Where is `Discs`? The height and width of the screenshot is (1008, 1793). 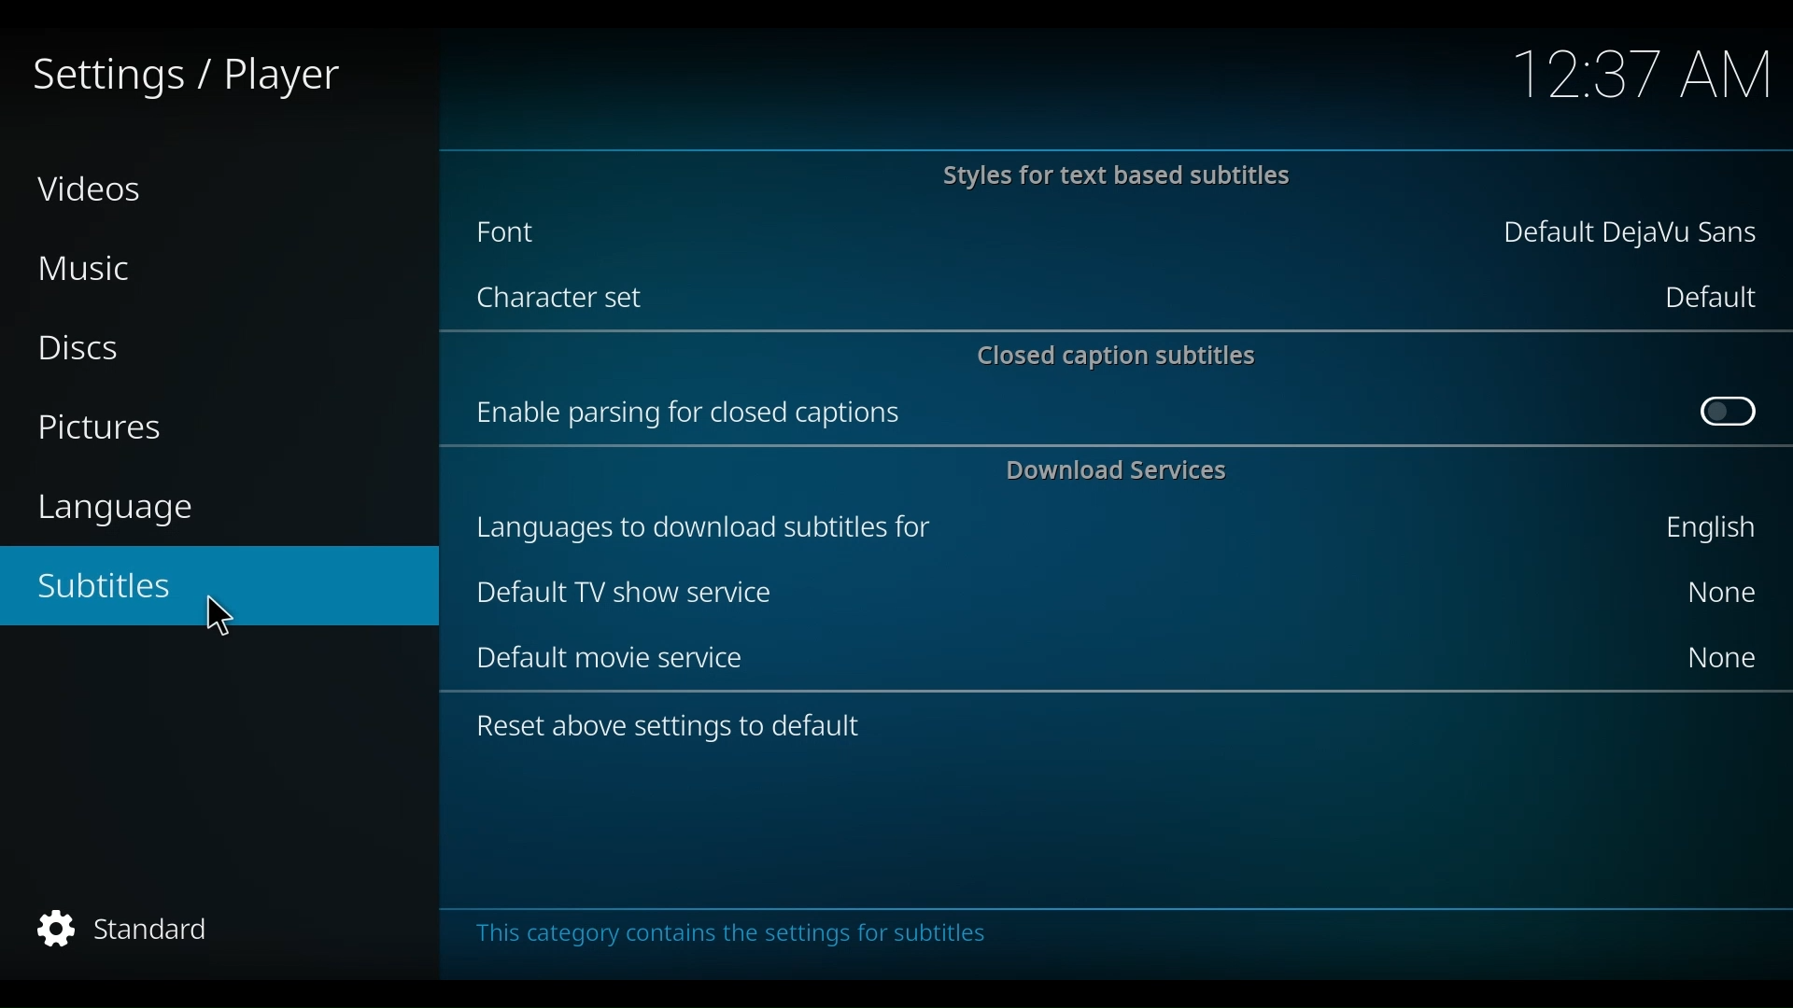
Discs is located at coordinates (88, 348).